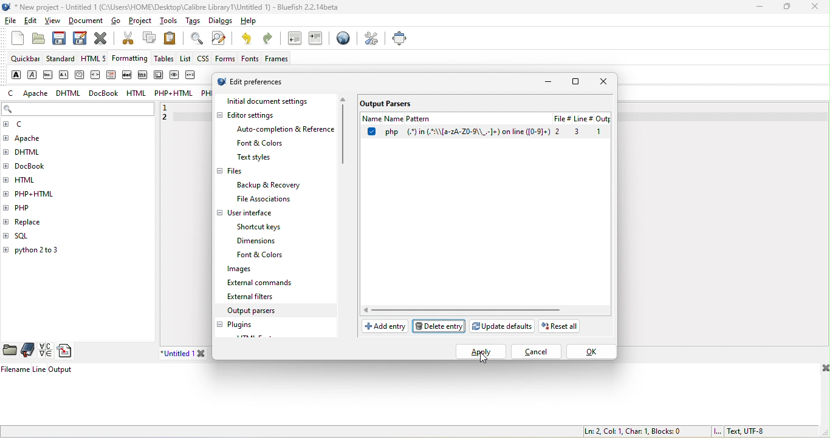 This screenshot has width=830, height=438. What do you see at coordinates (252, 297) in the screenshot?
I see `external filters` at bounding box center [252, 297].